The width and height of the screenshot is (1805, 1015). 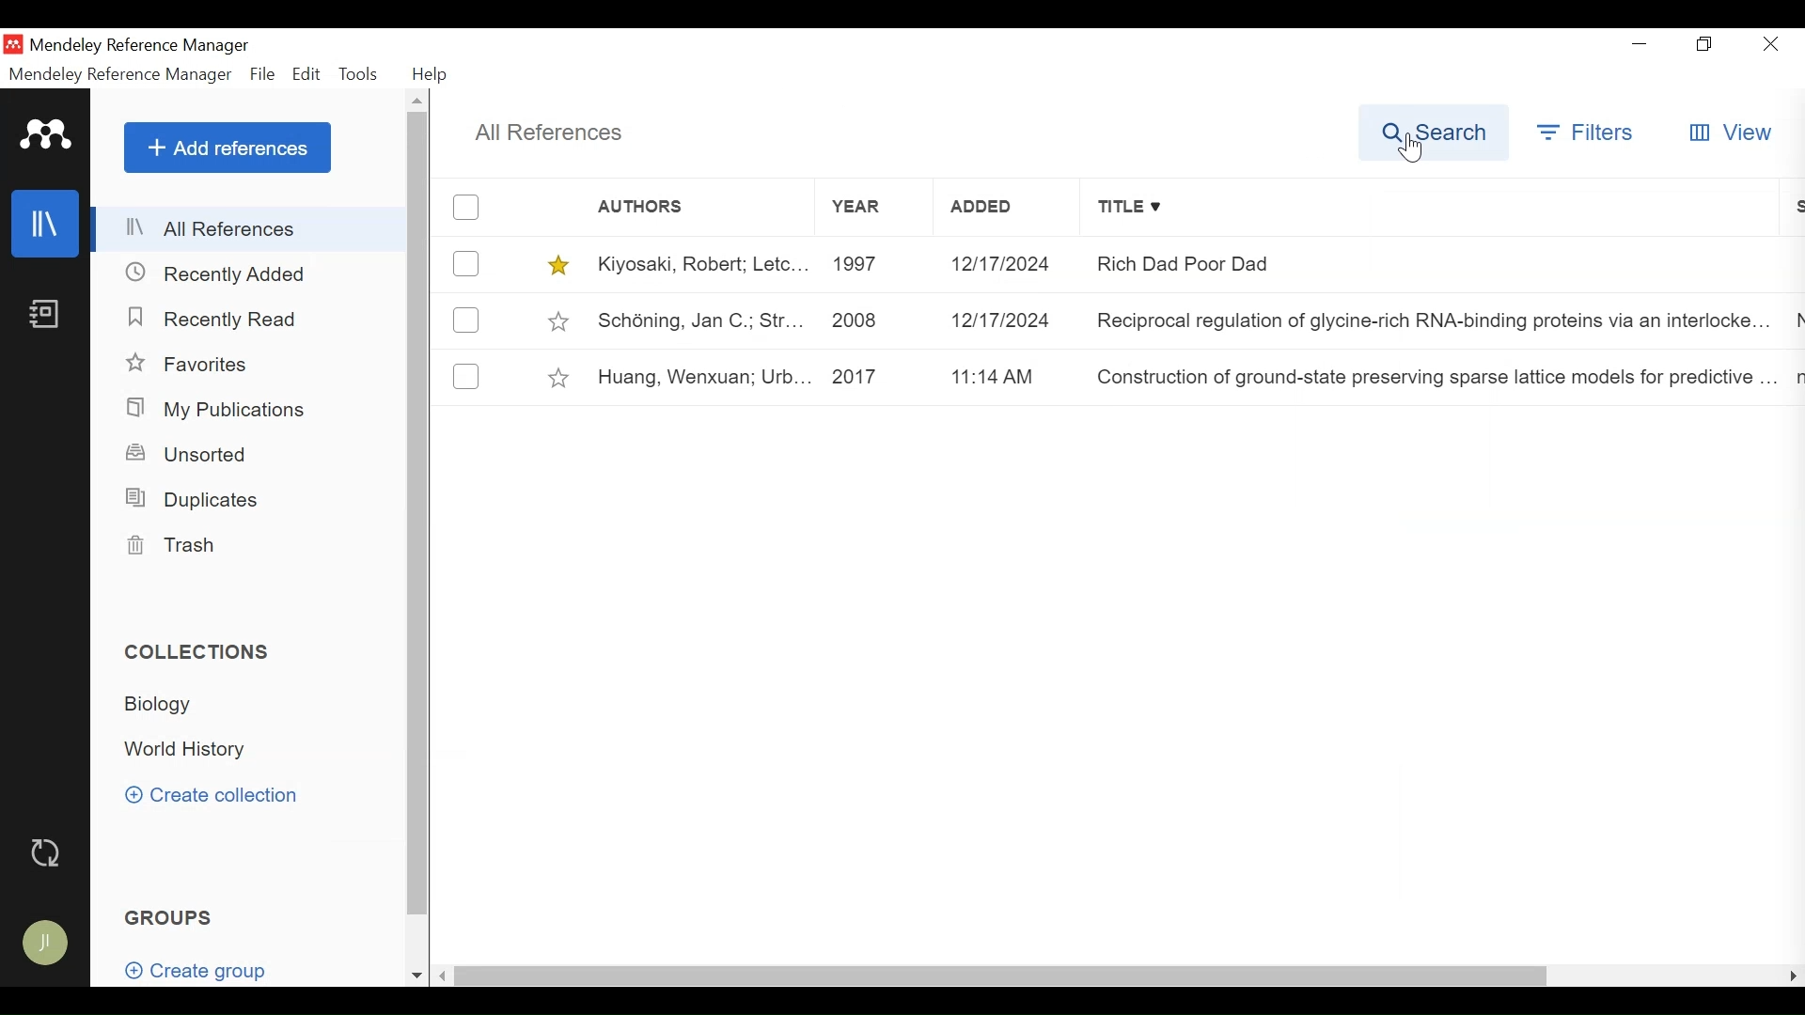 What do you see at coordinates (250, 226) in the screenshot?
I see `All References` at bounding box center [250, 226].